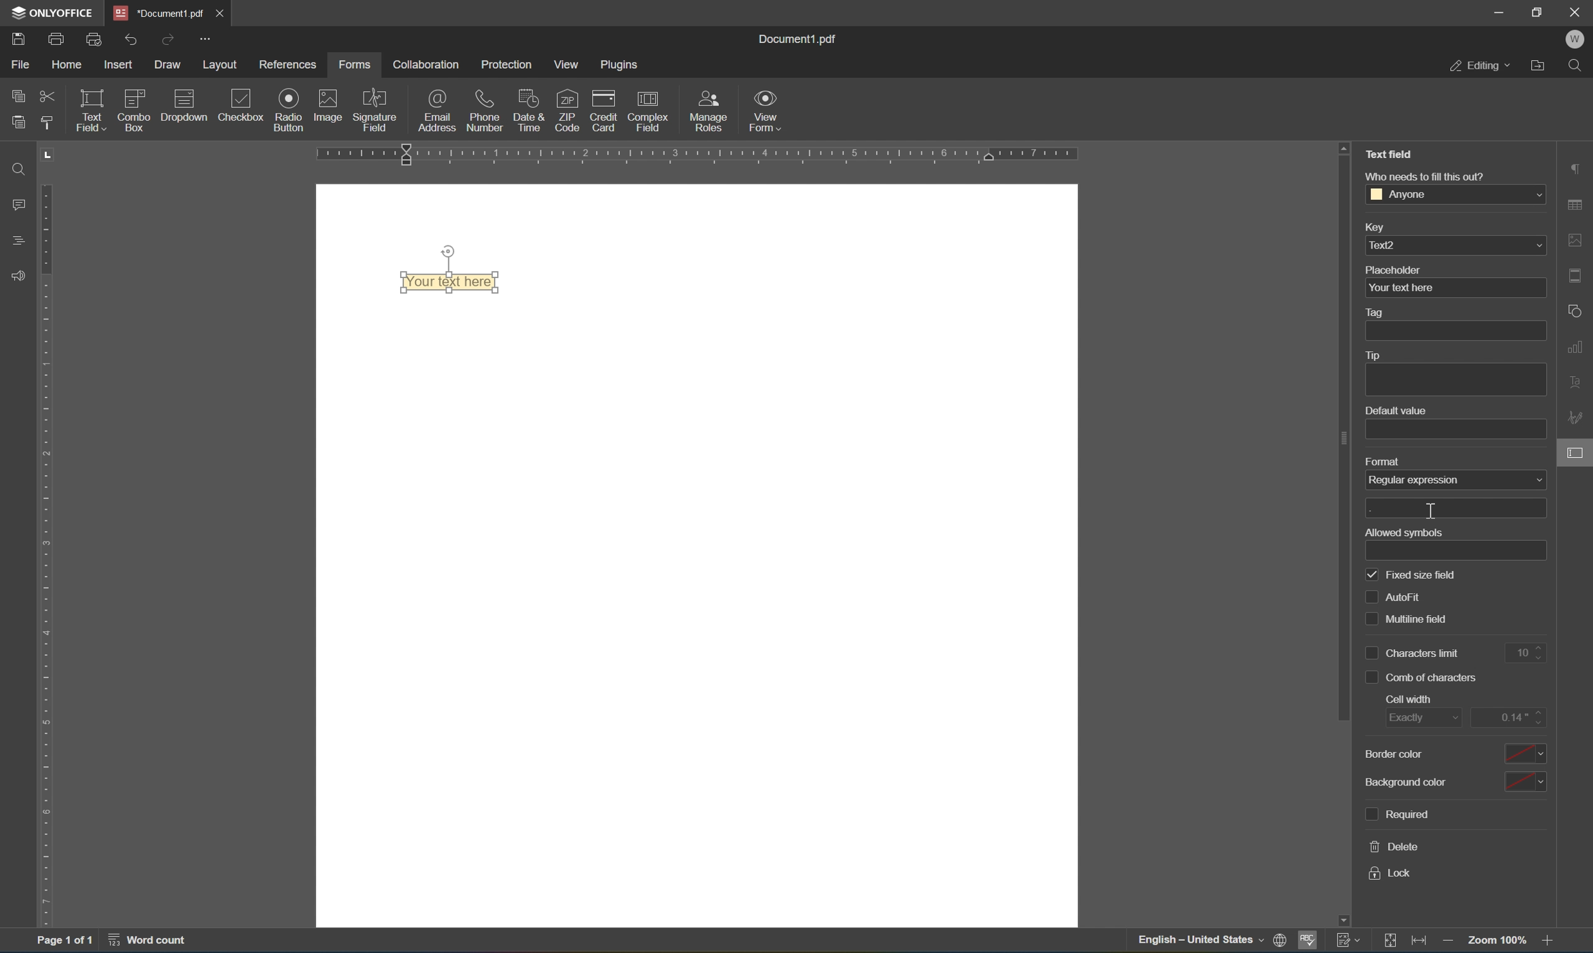  Describe the element at coordinates (768, 110) in the screenshot. I see `view form` at that location.